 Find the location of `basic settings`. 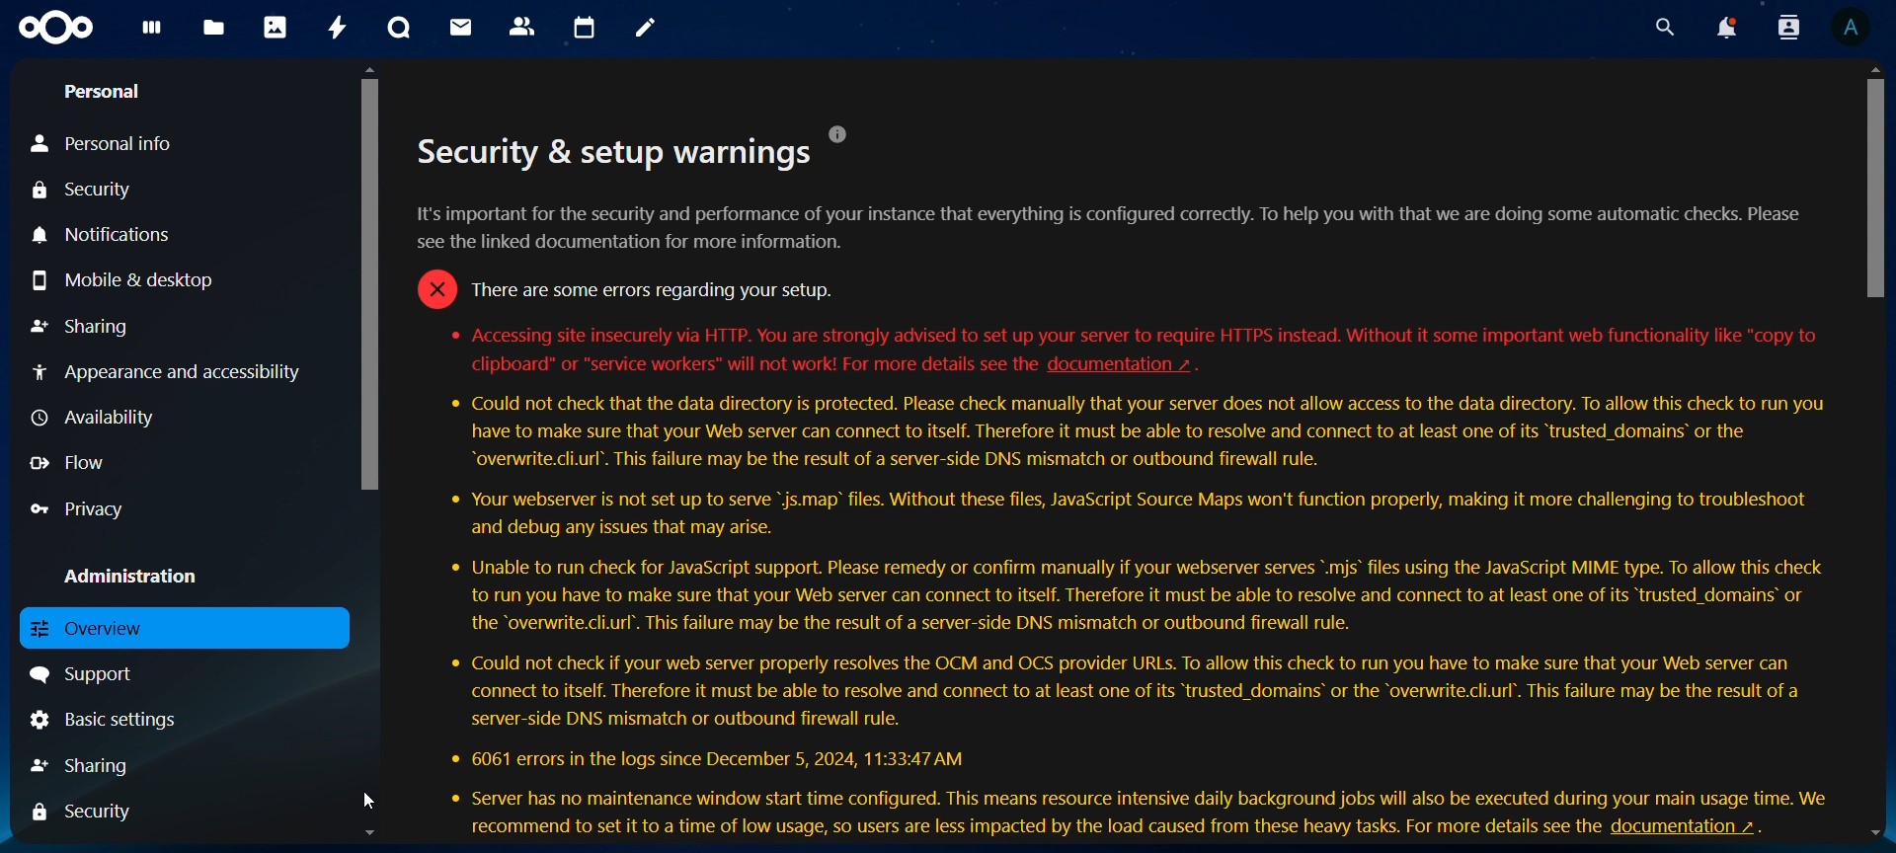

basic settings is located at coordinates (106, 717).